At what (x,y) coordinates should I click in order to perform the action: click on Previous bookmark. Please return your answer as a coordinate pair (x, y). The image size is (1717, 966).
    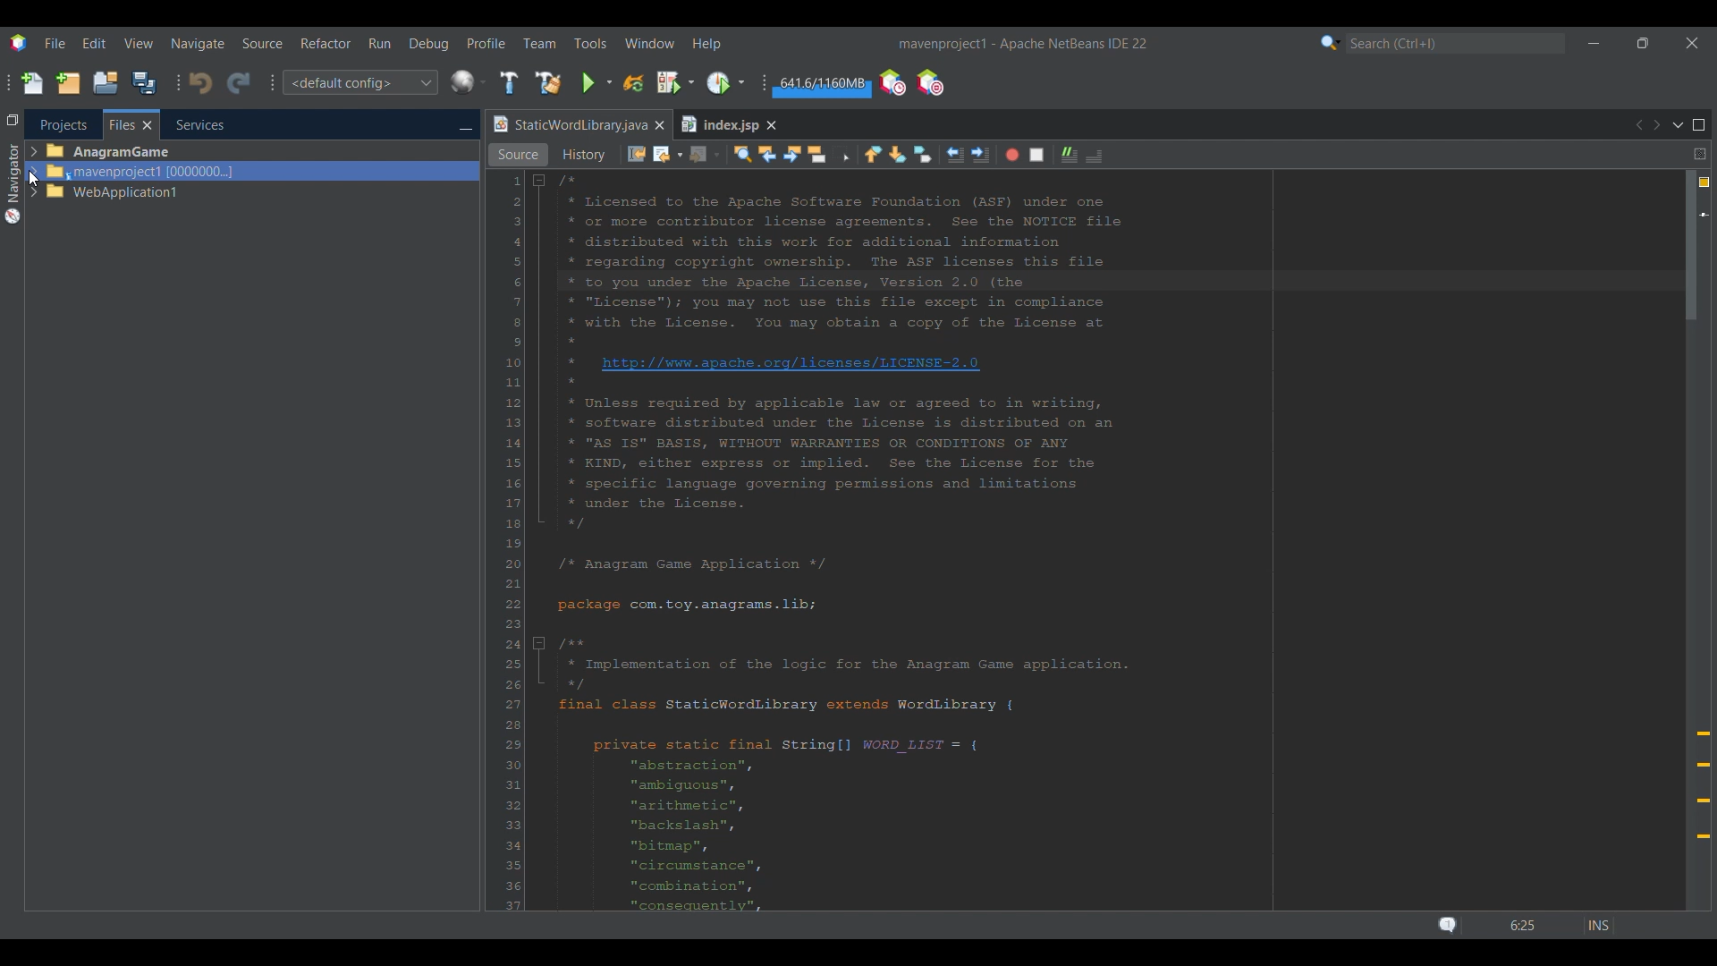
    Looking at the image, I should click on (873, 155).